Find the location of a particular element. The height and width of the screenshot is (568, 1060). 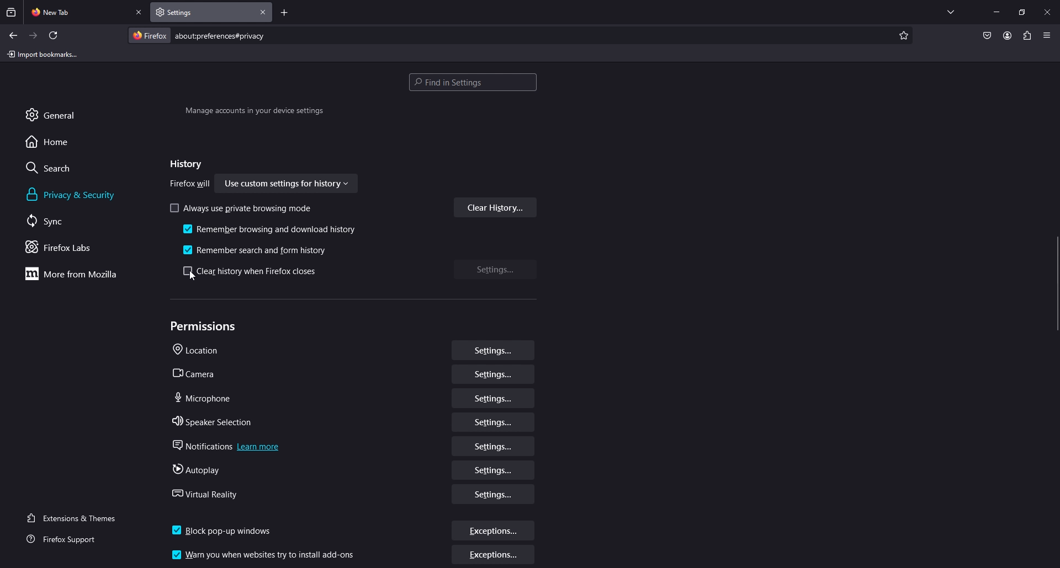

settings is located at coordinates (492, 400).